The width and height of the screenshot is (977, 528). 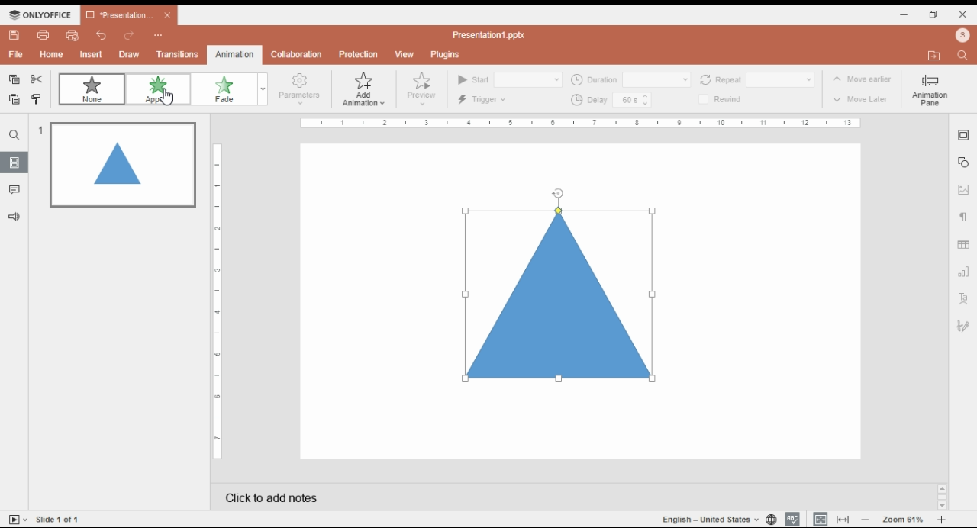 What do you see at coordinates (581, 124) in the screenshot?
I see `scale` at bounding box center [581, 124].